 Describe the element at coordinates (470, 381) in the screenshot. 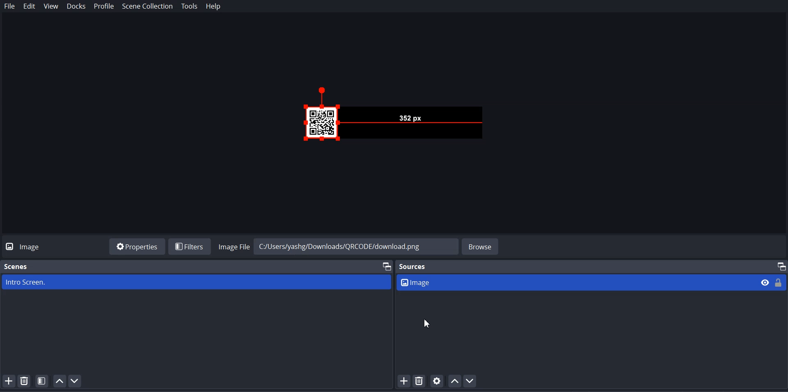

I see `Move Source Down` at that location.